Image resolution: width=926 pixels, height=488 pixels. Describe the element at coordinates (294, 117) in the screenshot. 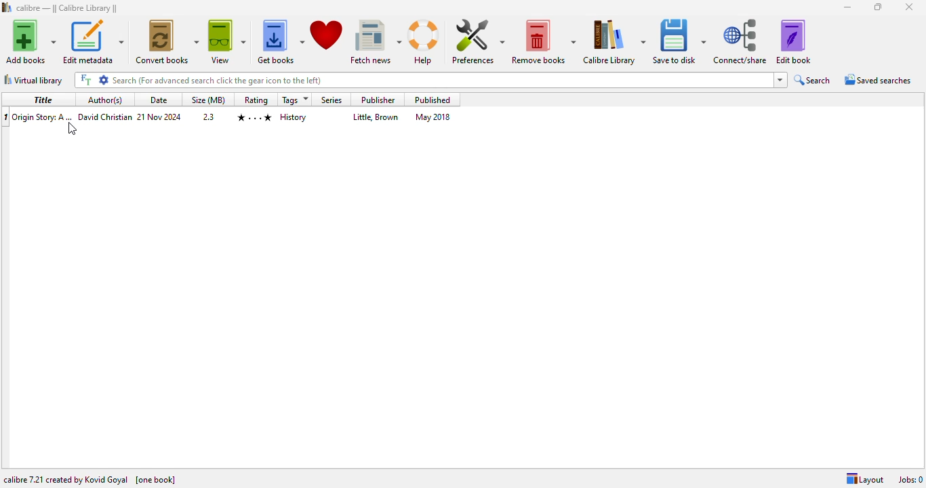

I see `history` at that location.